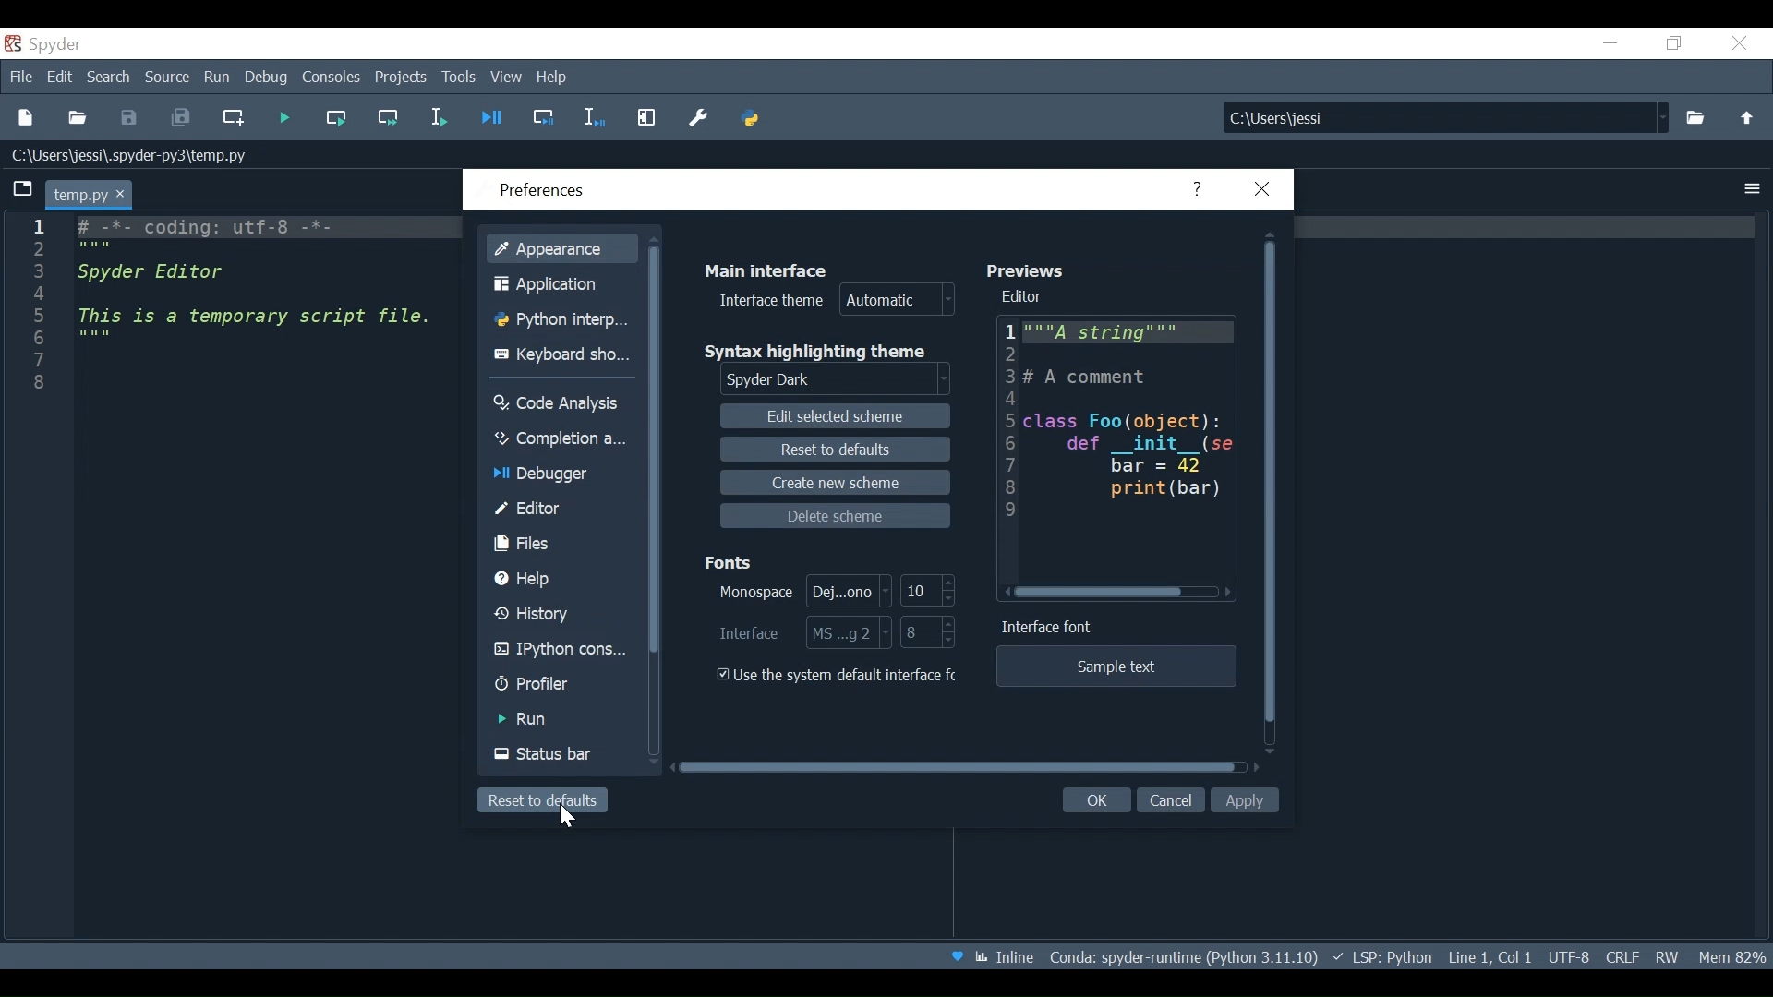 Image resolution: width=1773 pixels, height=997 pixels. What do you see at coordinates (562, 545) in the screenshot?
I see `Files` at bounding box center [562, 545].